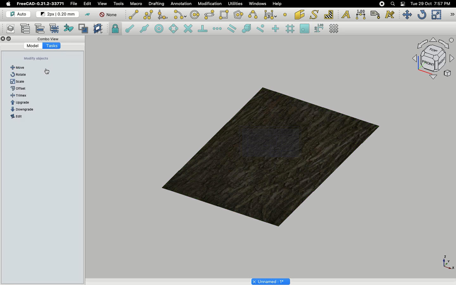  What do you see at coordinates (118, 4) in the screenshot?
I see `Tools` at bounding box center [118, 4].